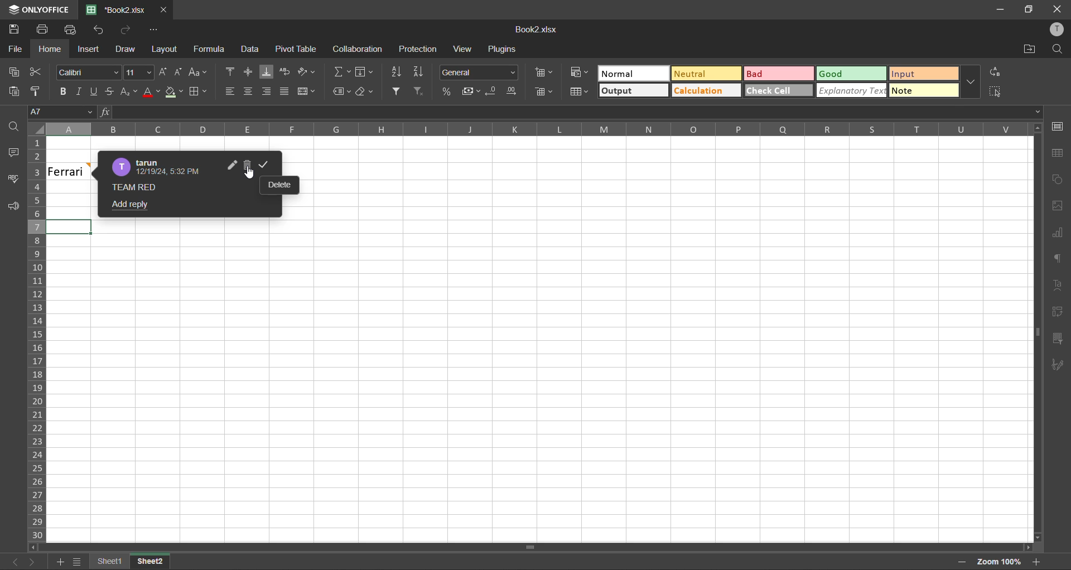 The width and height of the screenshot is (1071, 570). I want to click on accounting, so click(471, 91).